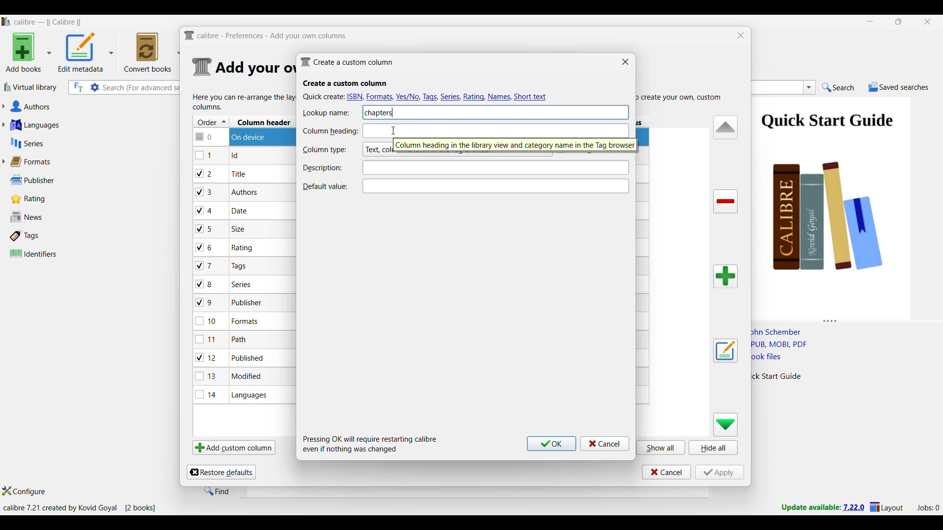  I want to click on Add book options, so click(29, 52).